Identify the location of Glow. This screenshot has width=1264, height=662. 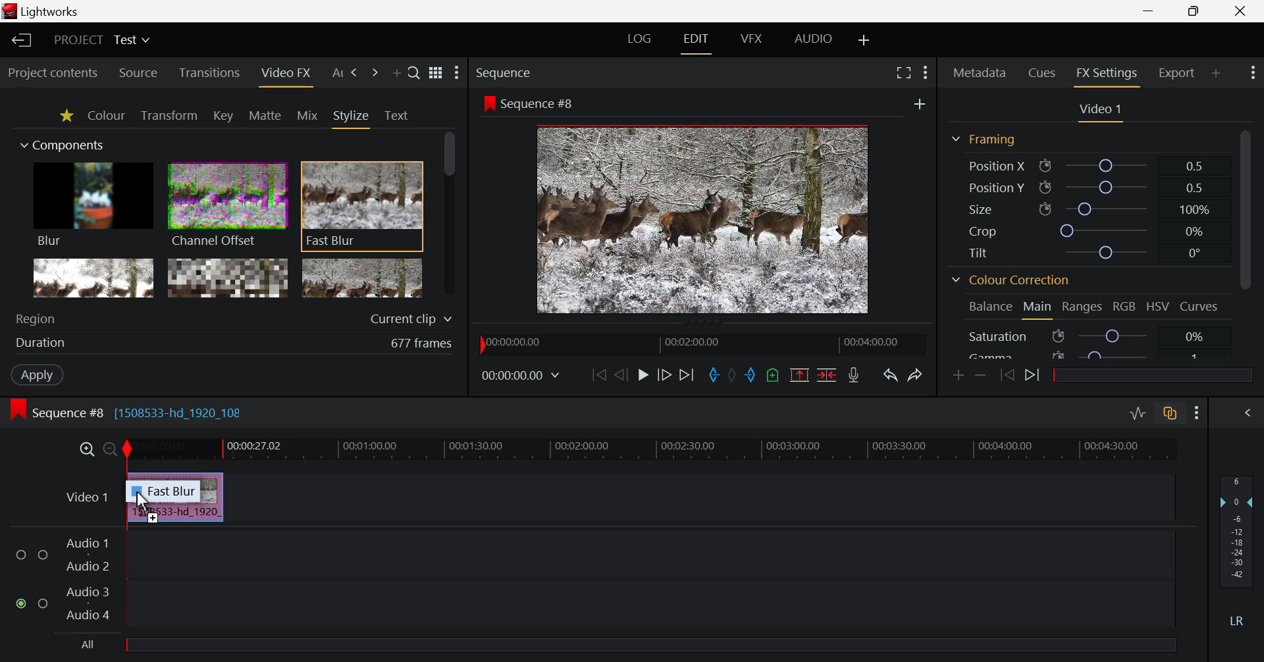
(95, 280).